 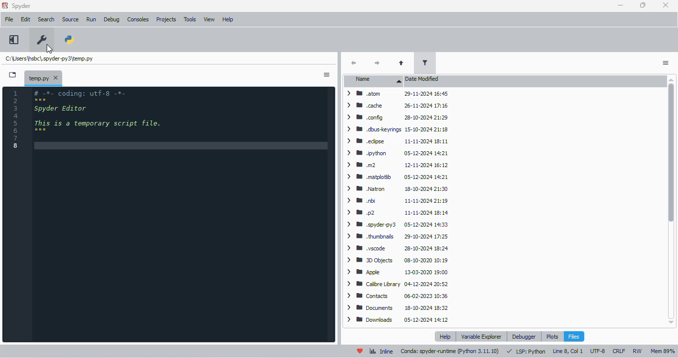 I want to click on line numbers, so click(x=16, y=119).